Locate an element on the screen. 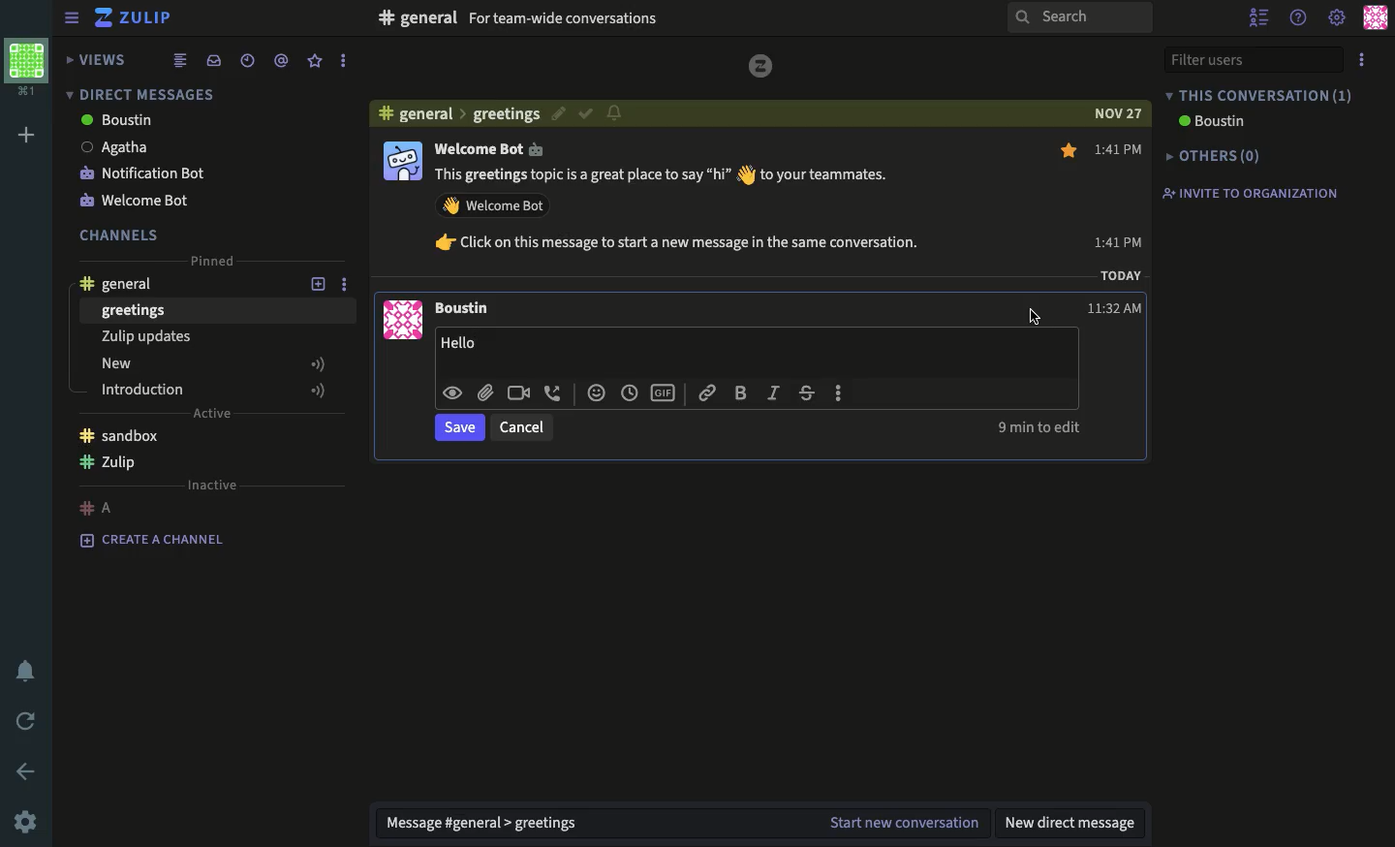 The image size is (1395, 847). new is located at coordinates (214, 366).